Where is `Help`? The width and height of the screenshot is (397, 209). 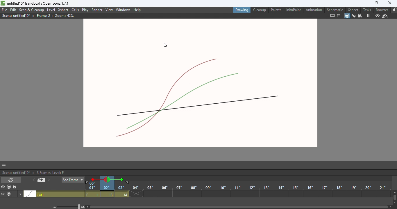
Help is located at coordinates (140, 9).